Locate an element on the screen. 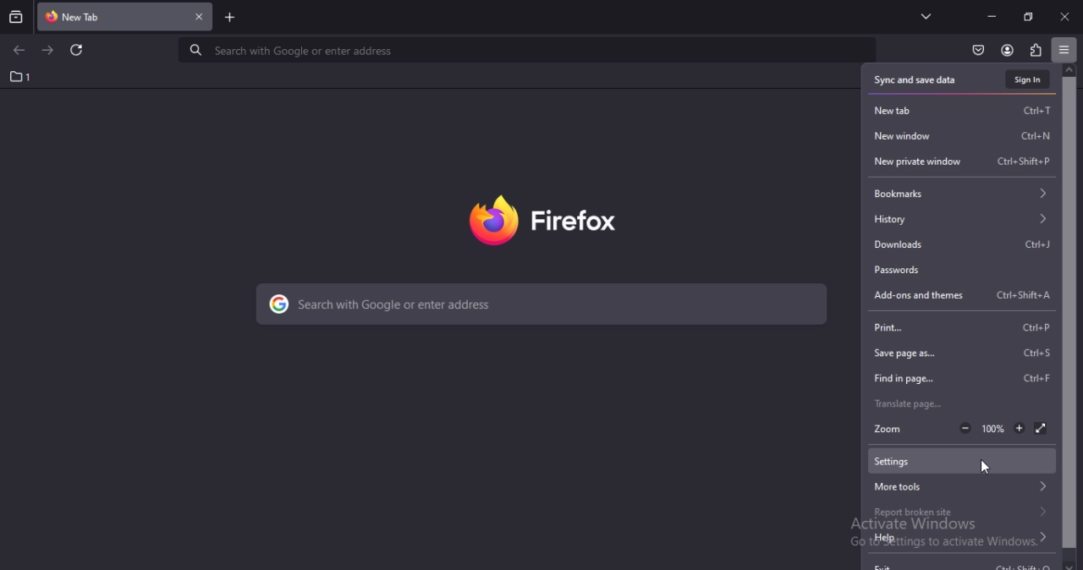 The height and width of the screenshot is (570, 1083). reload current page is located at coordinates (75, 50).